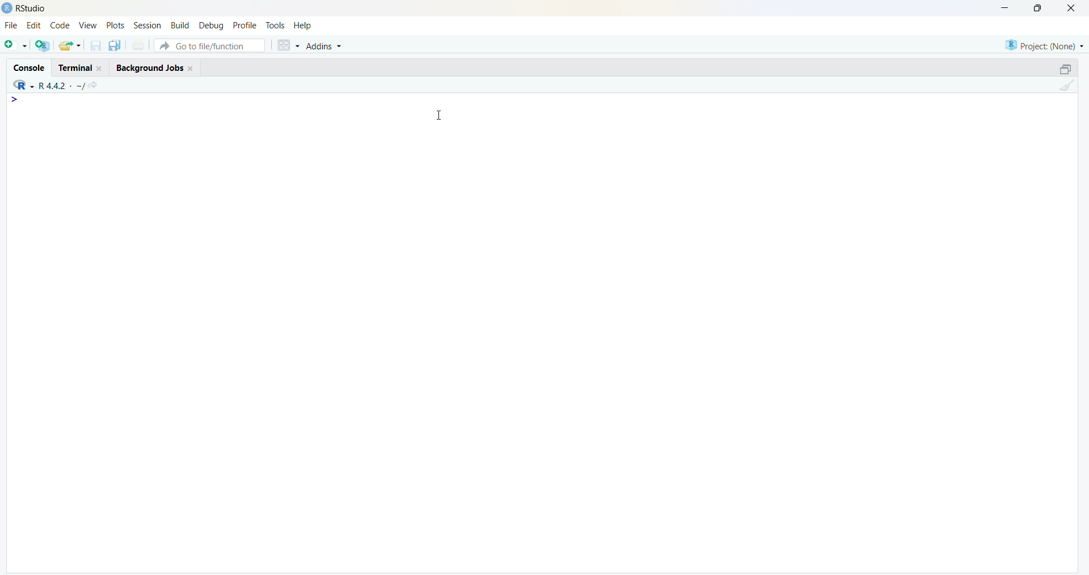  Describe the element at coordinates (181, 26) in the screenshot. I see `Build ` at that location.